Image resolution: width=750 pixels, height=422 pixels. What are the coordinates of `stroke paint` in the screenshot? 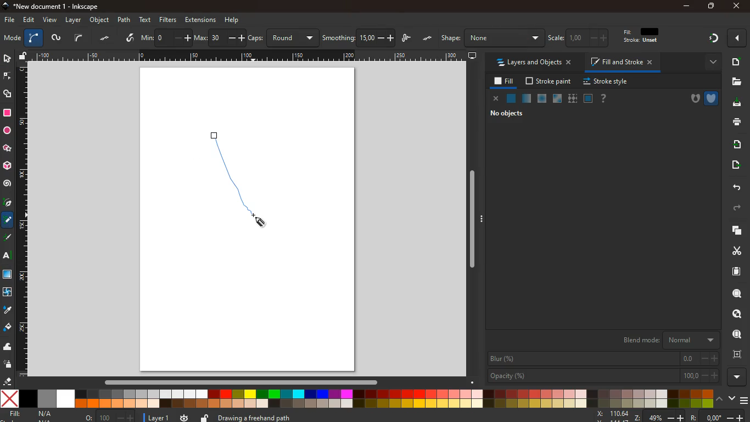 It's located at (550, 81).